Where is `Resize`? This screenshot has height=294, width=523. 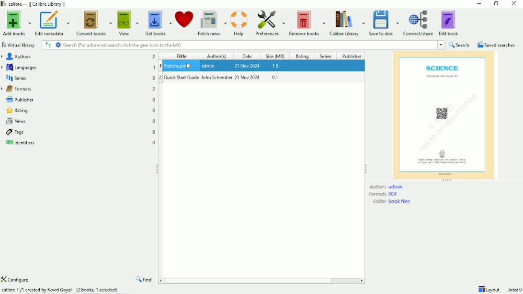
Resize is located at coordinates (158, 168).